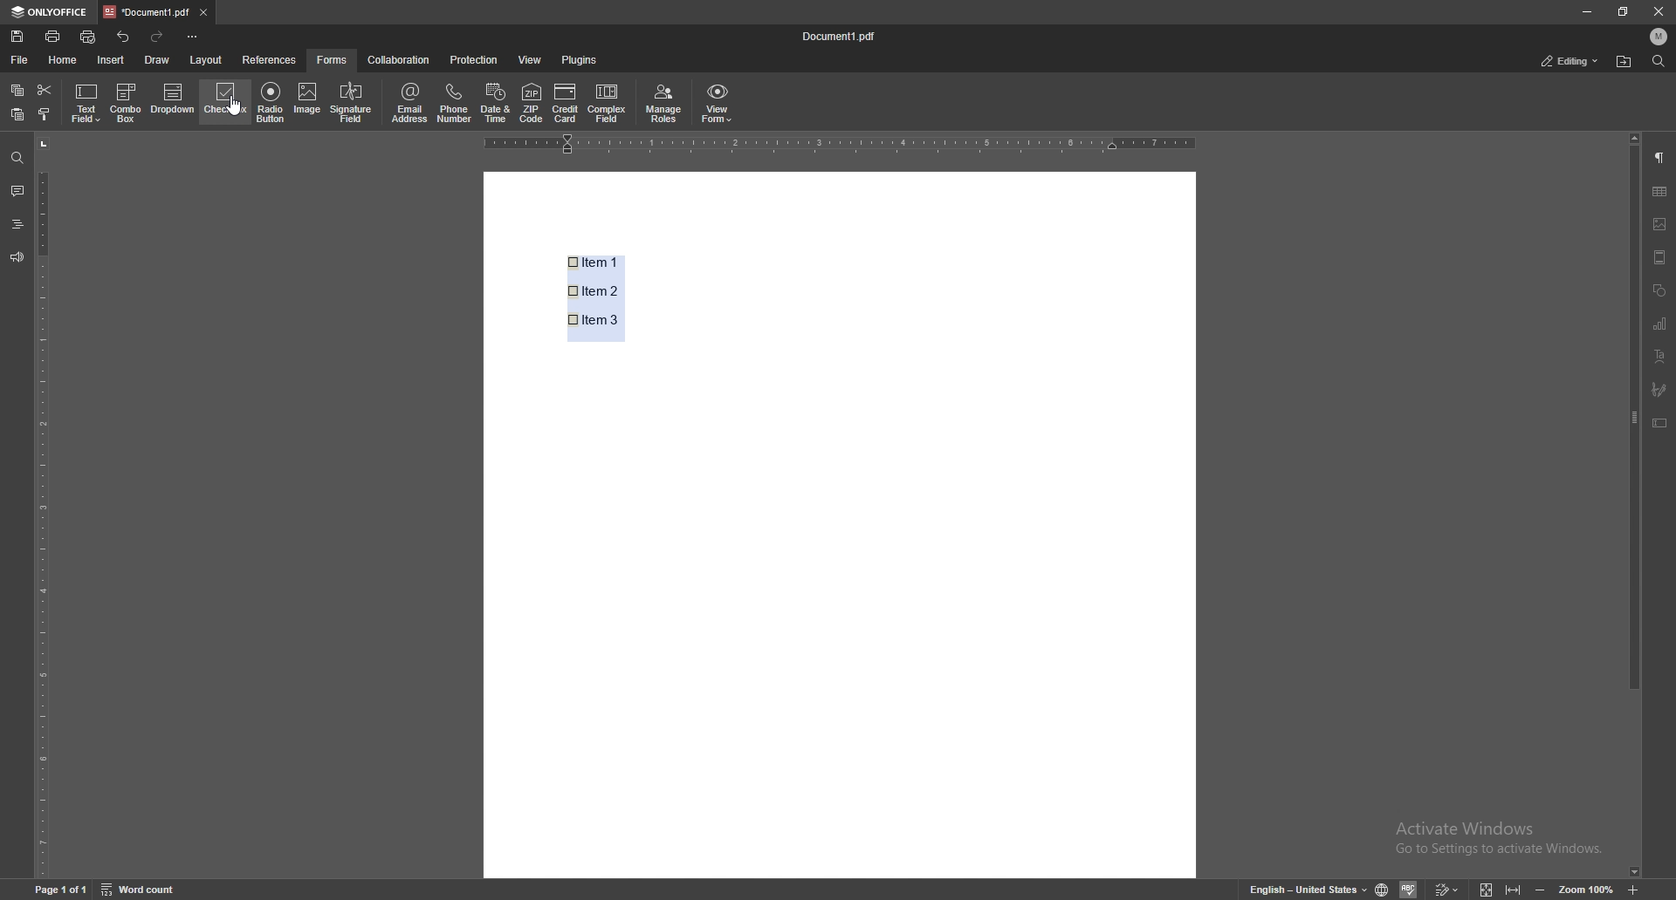 The image size is (1676, 900). Describe the element at coordinates (718, 105) in the screenshot. I see `view form` at that location.